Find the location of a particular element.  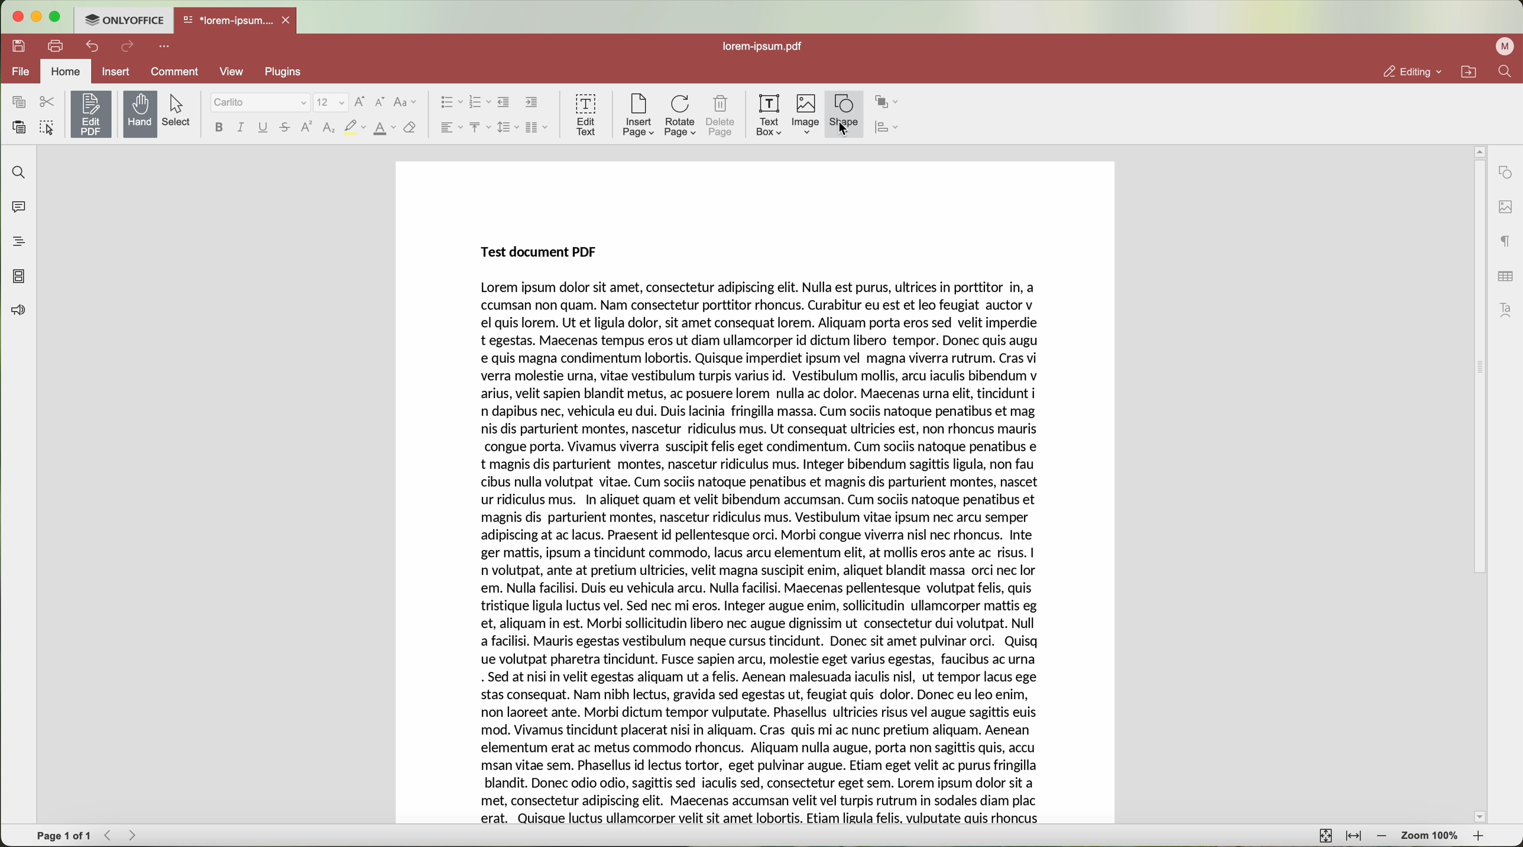

plugins is located at coordinates (297, 72).